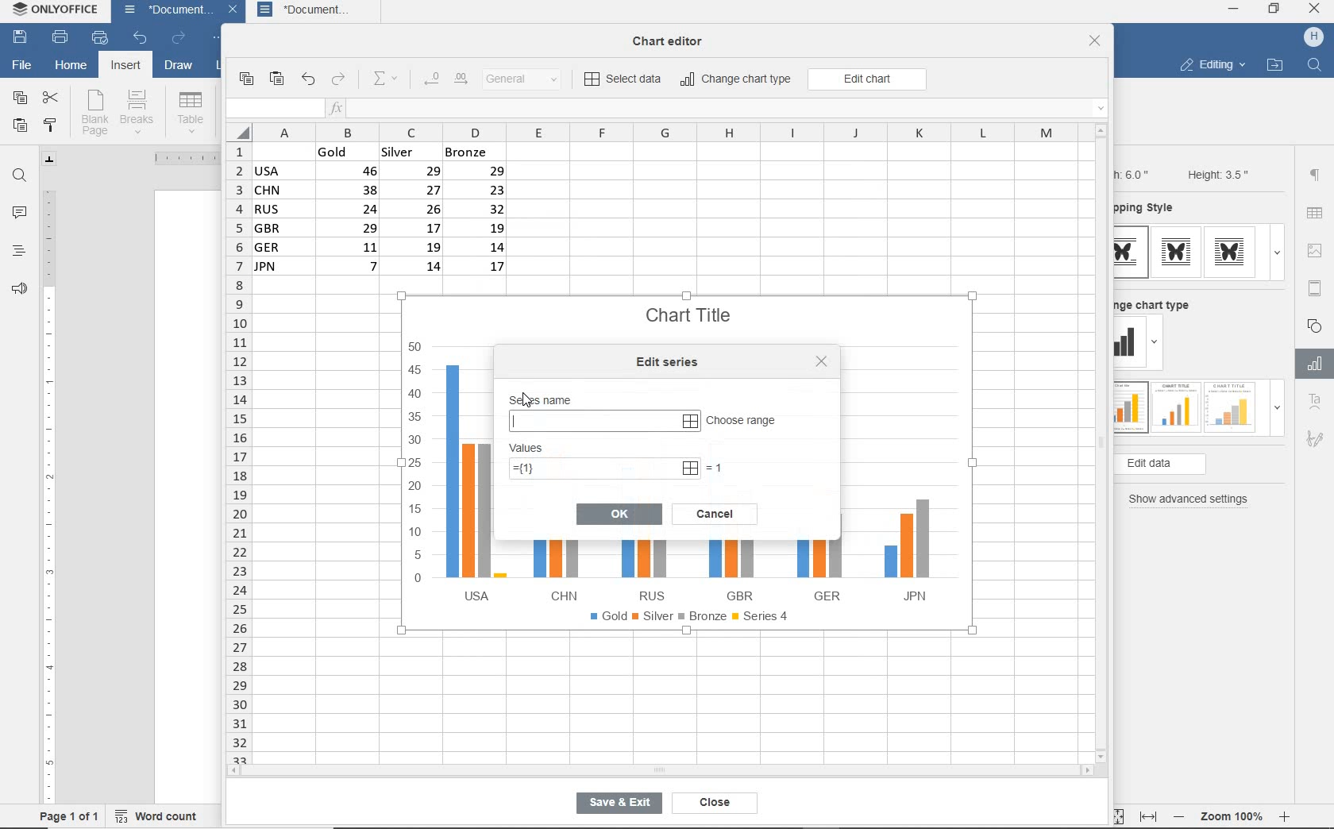 This screenshot has width=1334, height=829. What do you see at coordinates (717, 467) in the screenshot?
I see `=1` at bounding box center [717, 467].